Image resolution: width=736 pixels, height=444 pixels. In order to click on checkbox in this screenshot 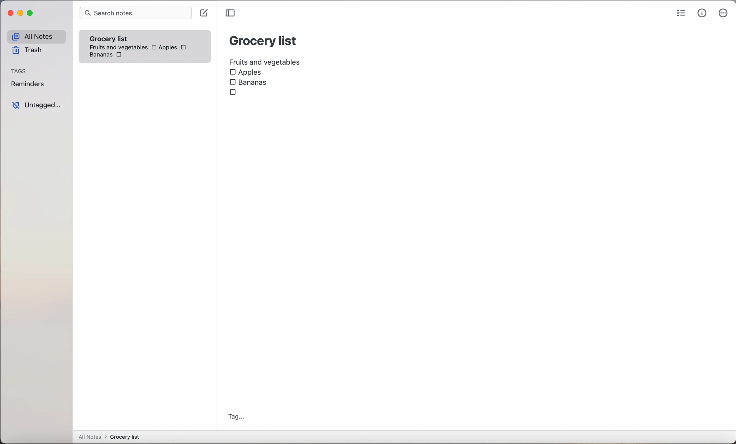, I will do `click(119, 55)`.